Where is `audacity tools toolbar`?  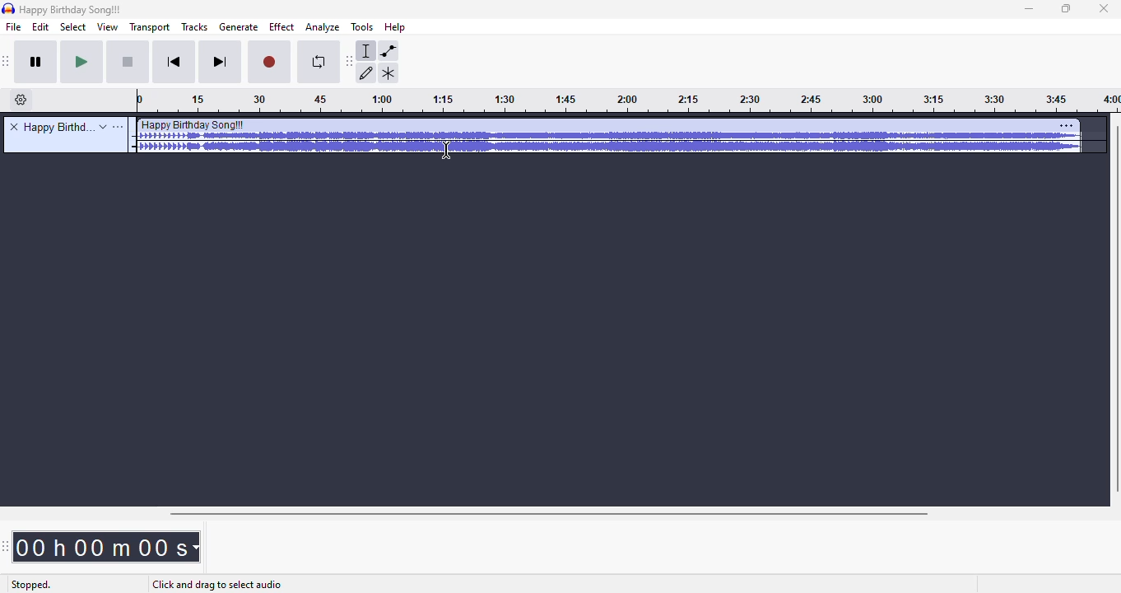
audacity tools toolbar is located at coordinates (349, 62).